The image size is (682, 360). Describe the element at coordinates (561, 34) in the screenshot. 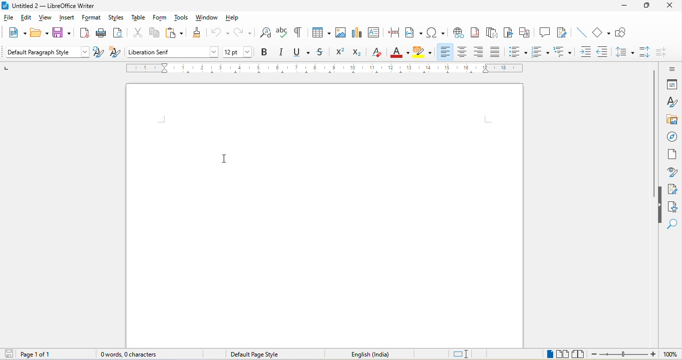

I see `track change functions` at that location.